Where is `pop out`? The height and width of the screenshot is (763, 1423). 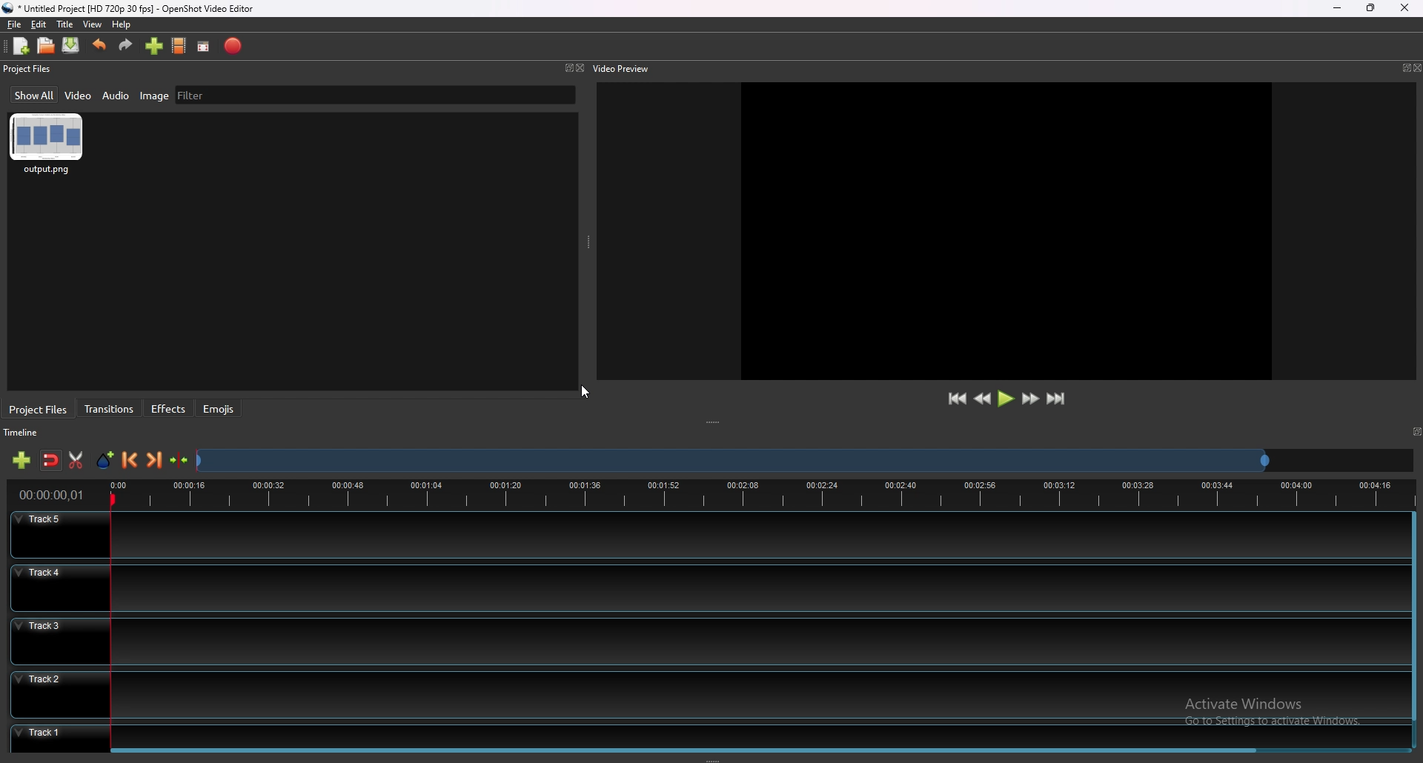 pop out is located at coordinates (565, 69).